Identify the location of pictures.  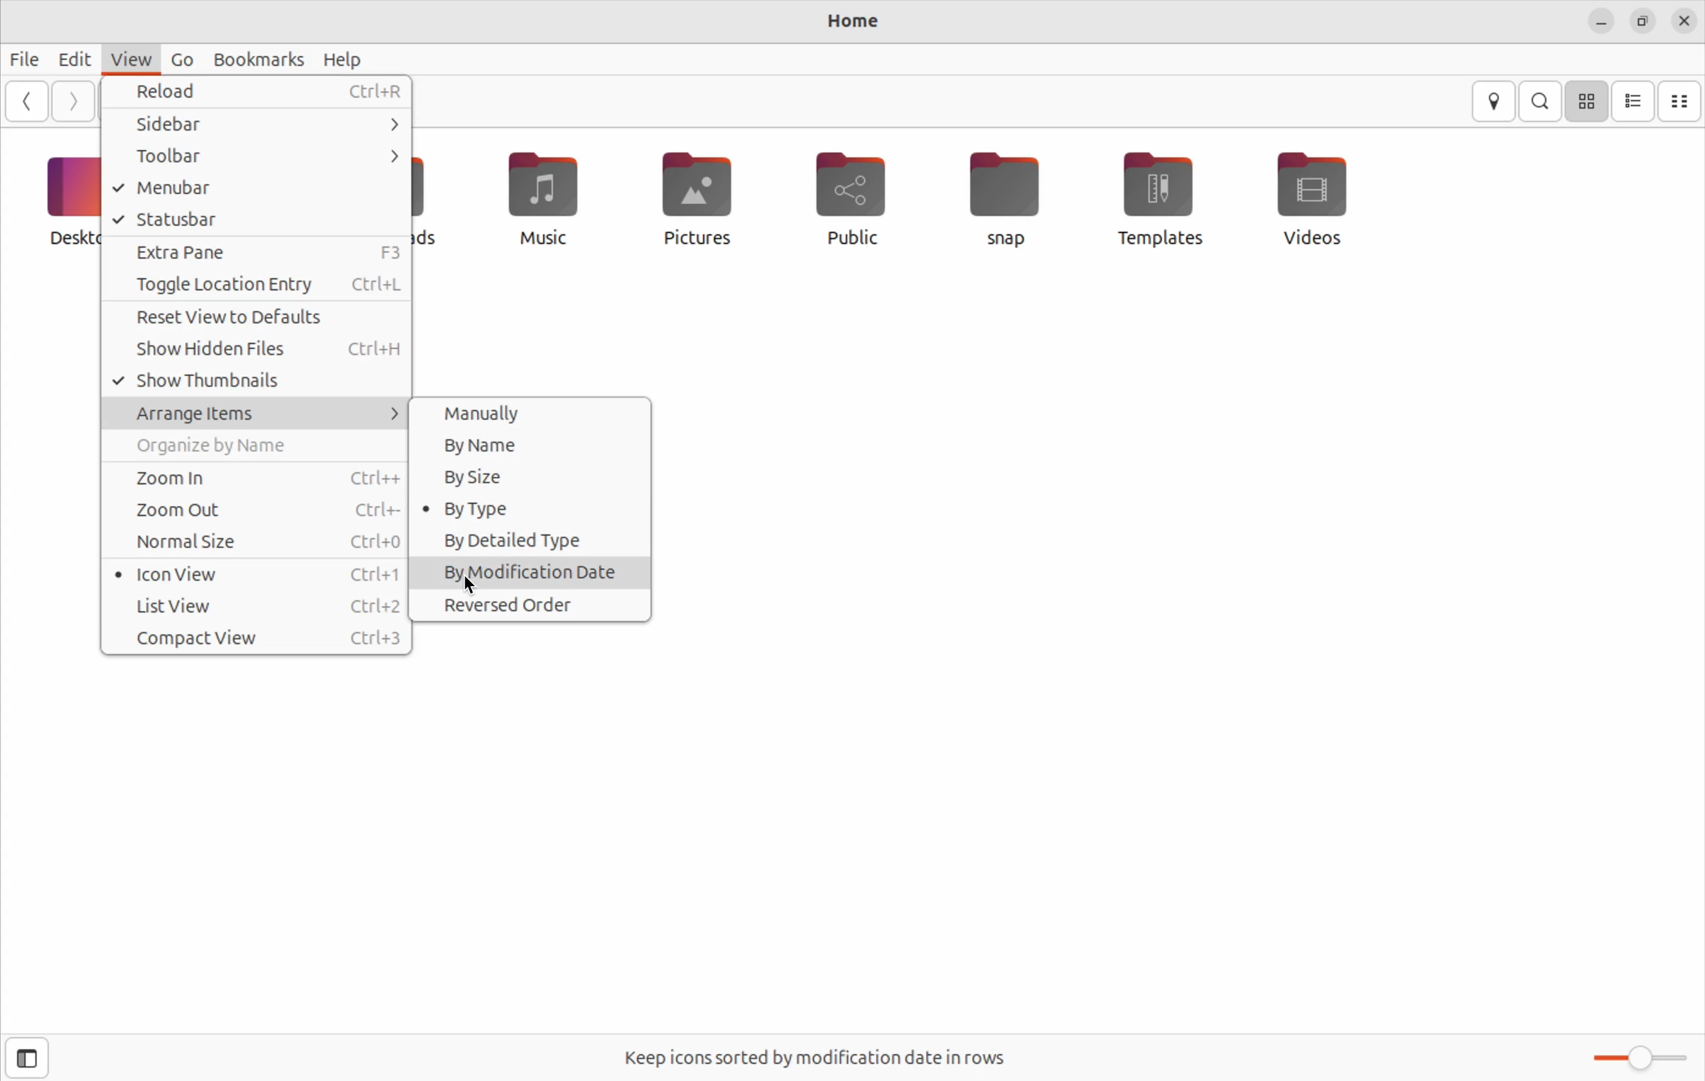
(694, 200).